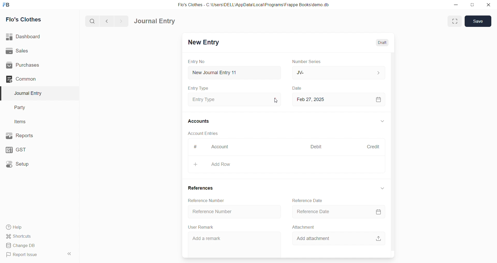 The width and height of the screenshot is (497, 263). Describe the element at coordinates (23, 107) in the screenshot. I see `Party` at that location.